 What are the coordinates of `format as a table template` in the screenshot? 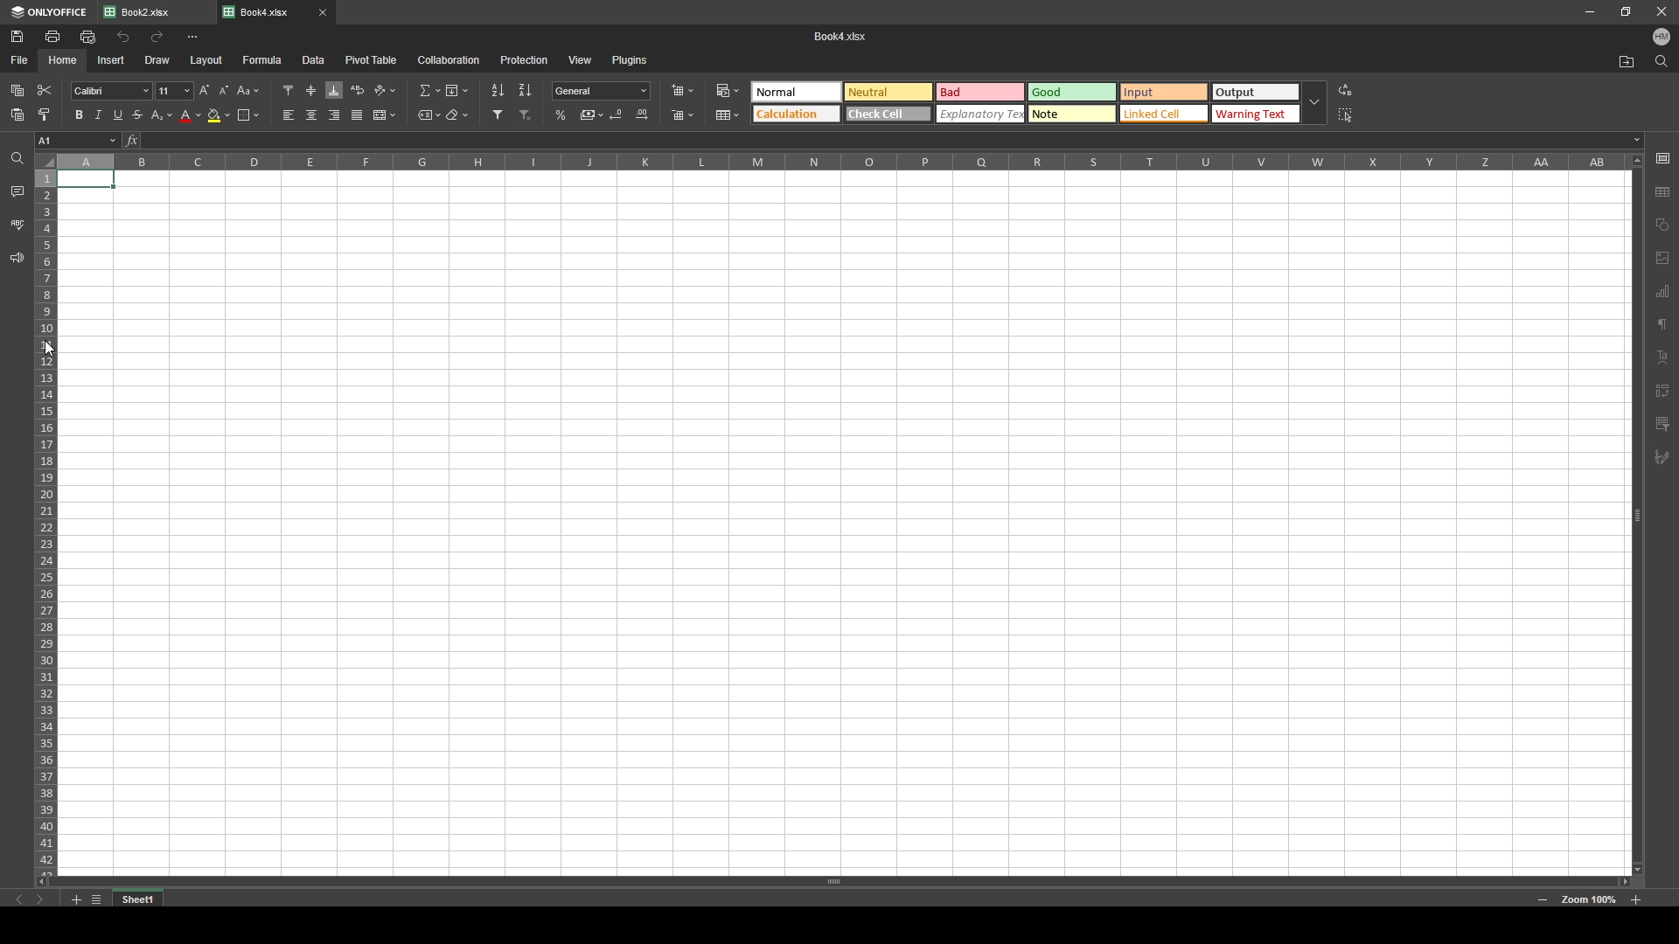 It's located at (728, 115).